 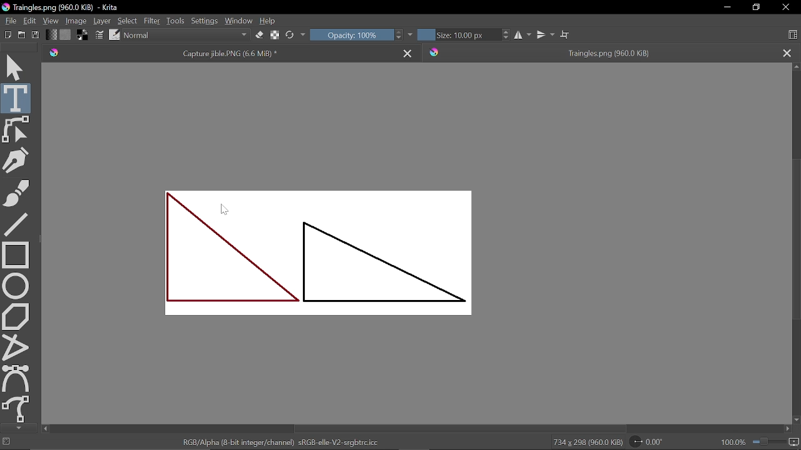 I want to click on Freehand path tool, so click(x=17, y=409).